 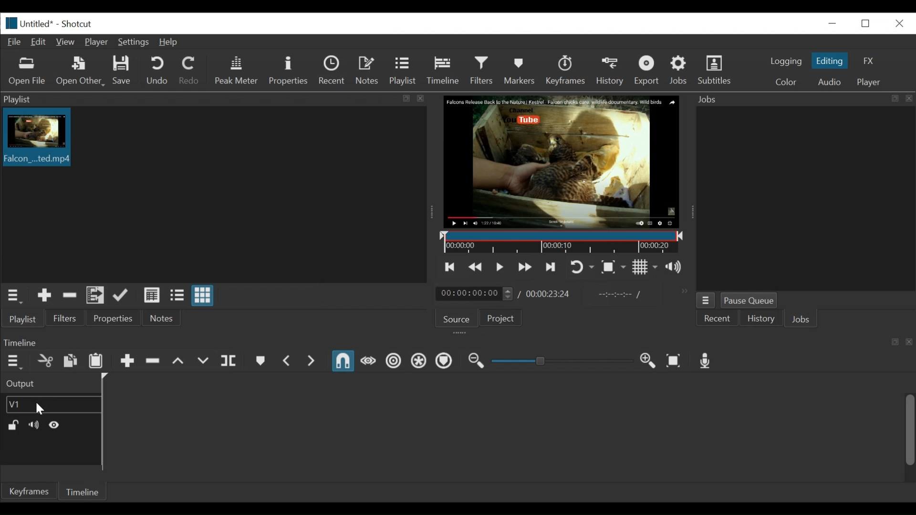 I want to click on Filters, so click(x=68, y=319).